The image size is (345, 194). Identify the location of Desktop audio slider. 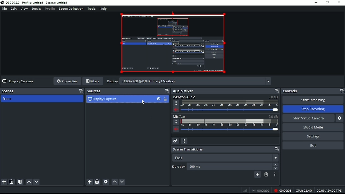
(225, 104).